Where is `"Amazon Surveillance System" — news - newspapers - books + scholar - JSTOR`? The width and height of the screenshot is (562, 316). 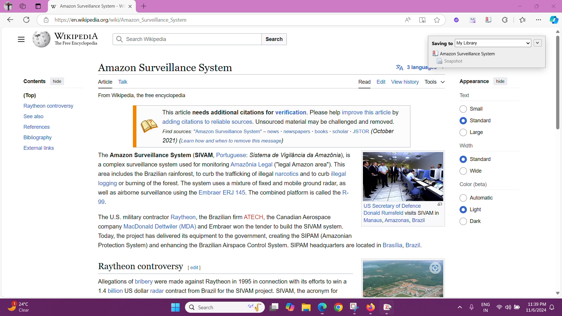
"Amazon Surveillance System" — news - newspapers - books + scholar - JSTOR is located at coordinates (281, 131).